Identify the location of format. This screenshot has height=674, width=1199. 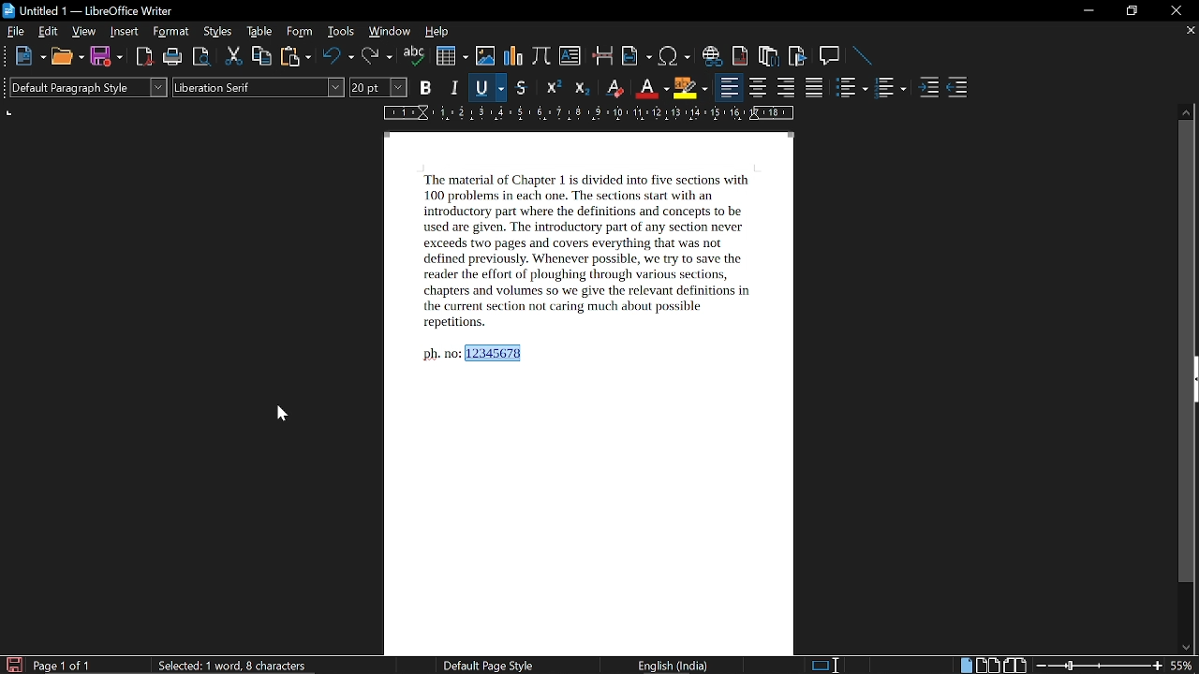
(169, 33).